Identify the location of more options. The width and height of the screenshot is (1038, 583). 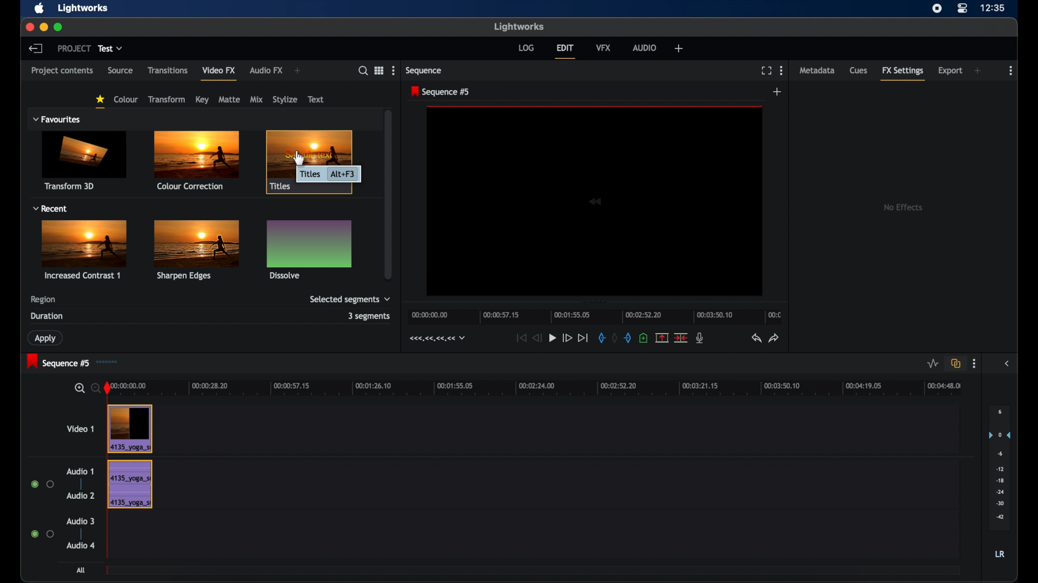
(1012, 70).